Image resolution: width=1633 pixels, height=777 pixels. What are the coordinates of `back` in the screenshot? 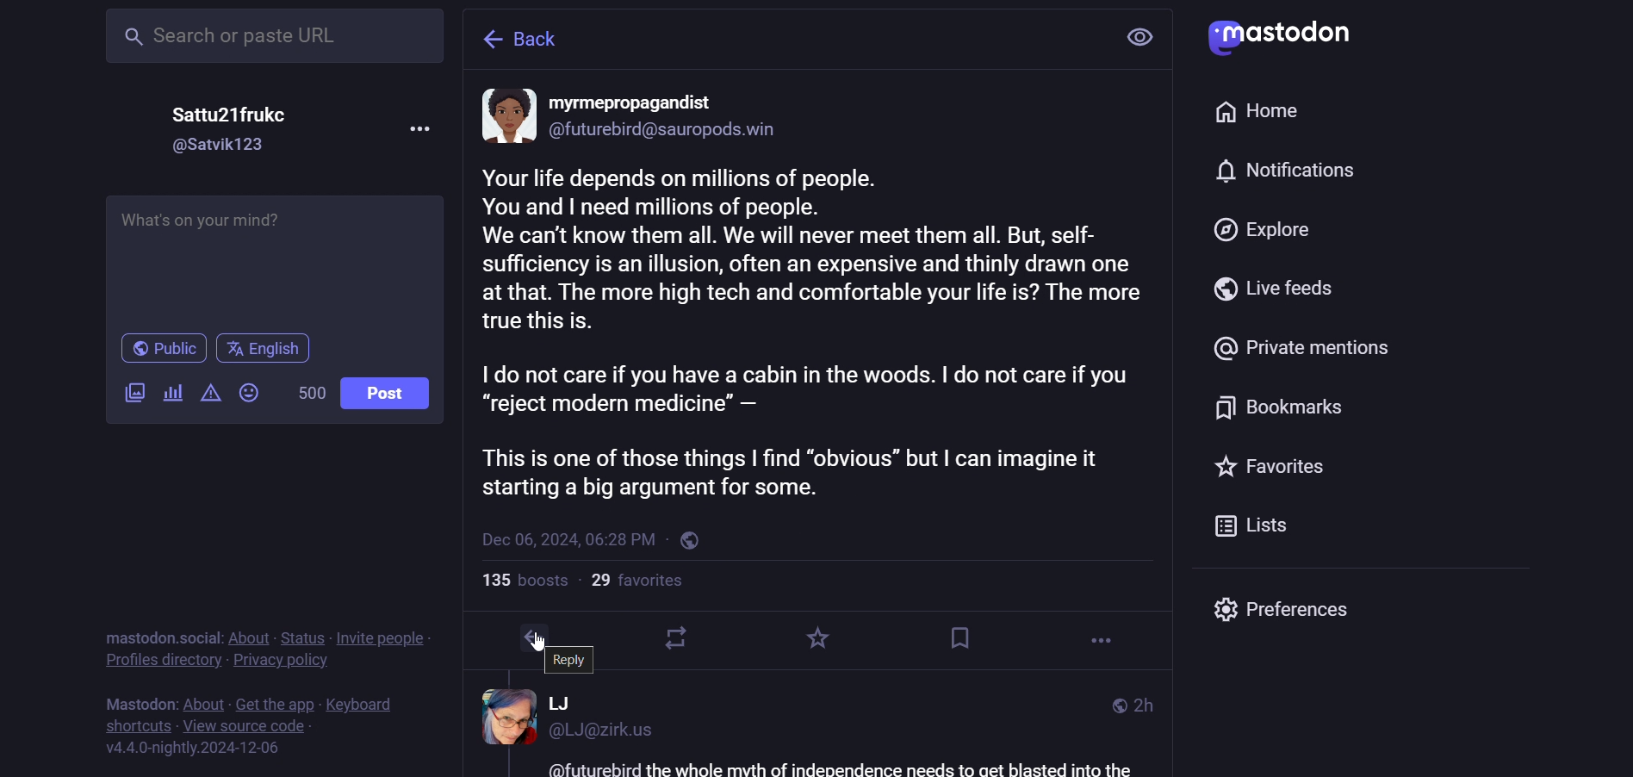 It's located at (527, 37).